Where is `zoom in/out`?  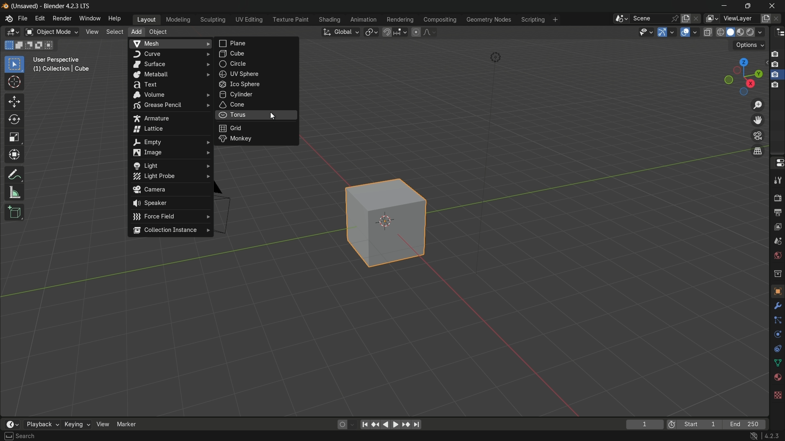 zoom in/out is located at coordinates (758, 105).